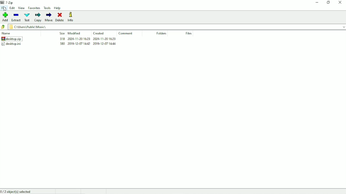  Describe the element at coordinates (3, 27) in the screenshot. I see `Back` at that location.